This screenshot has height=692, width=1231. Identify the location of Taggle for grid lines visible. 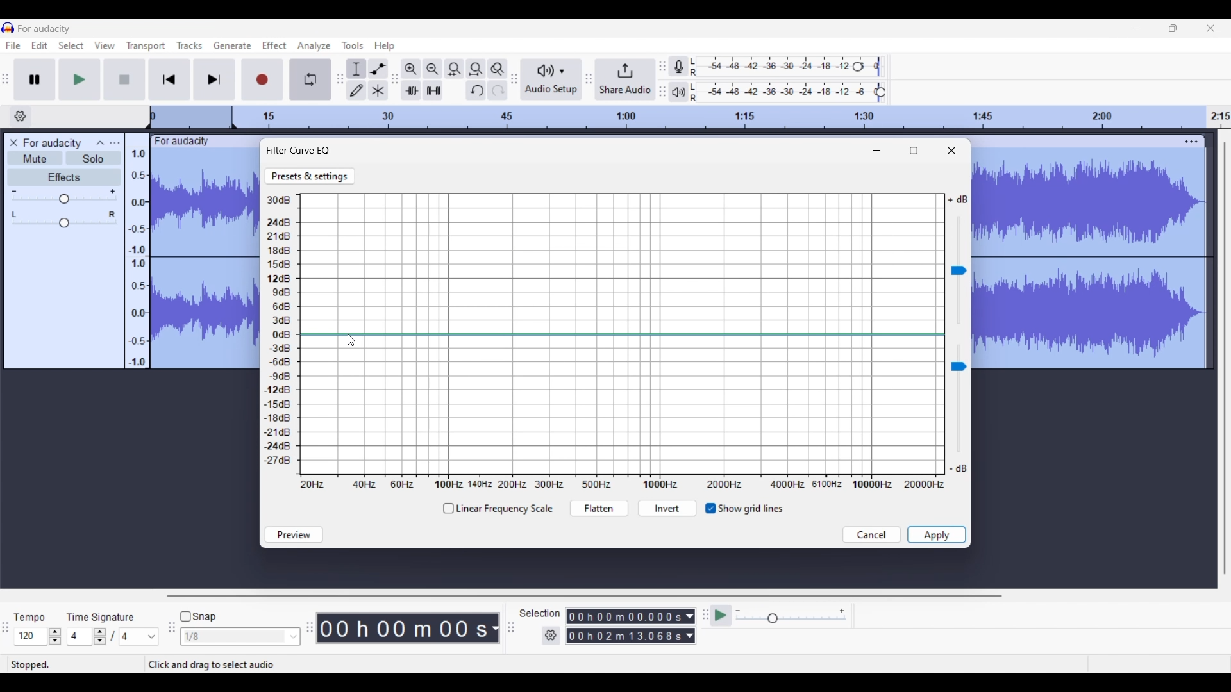
(744, 509).